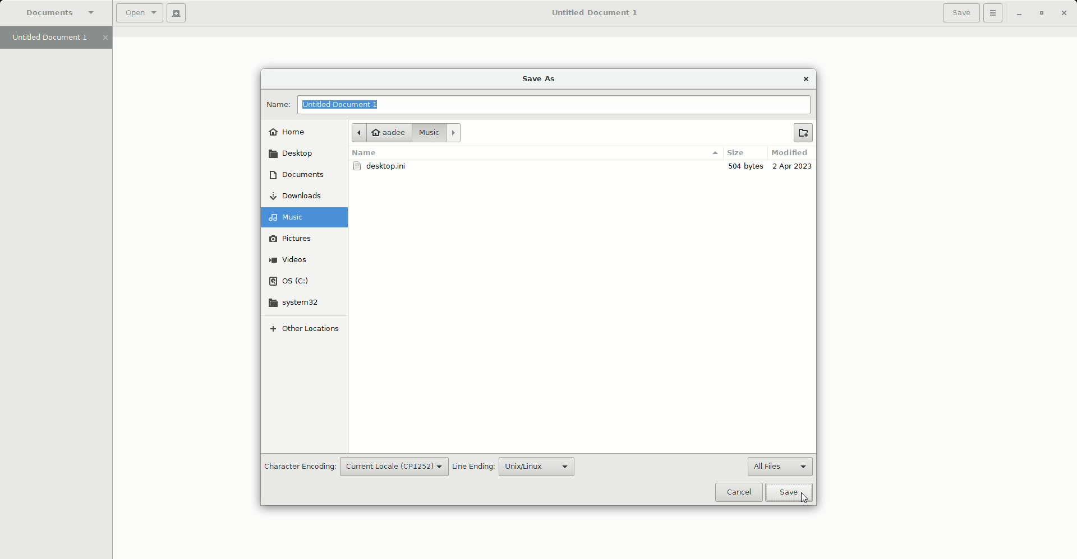 The height and width of the screenshot is (559, 1077). I want to click on Music, so click(304, 218).